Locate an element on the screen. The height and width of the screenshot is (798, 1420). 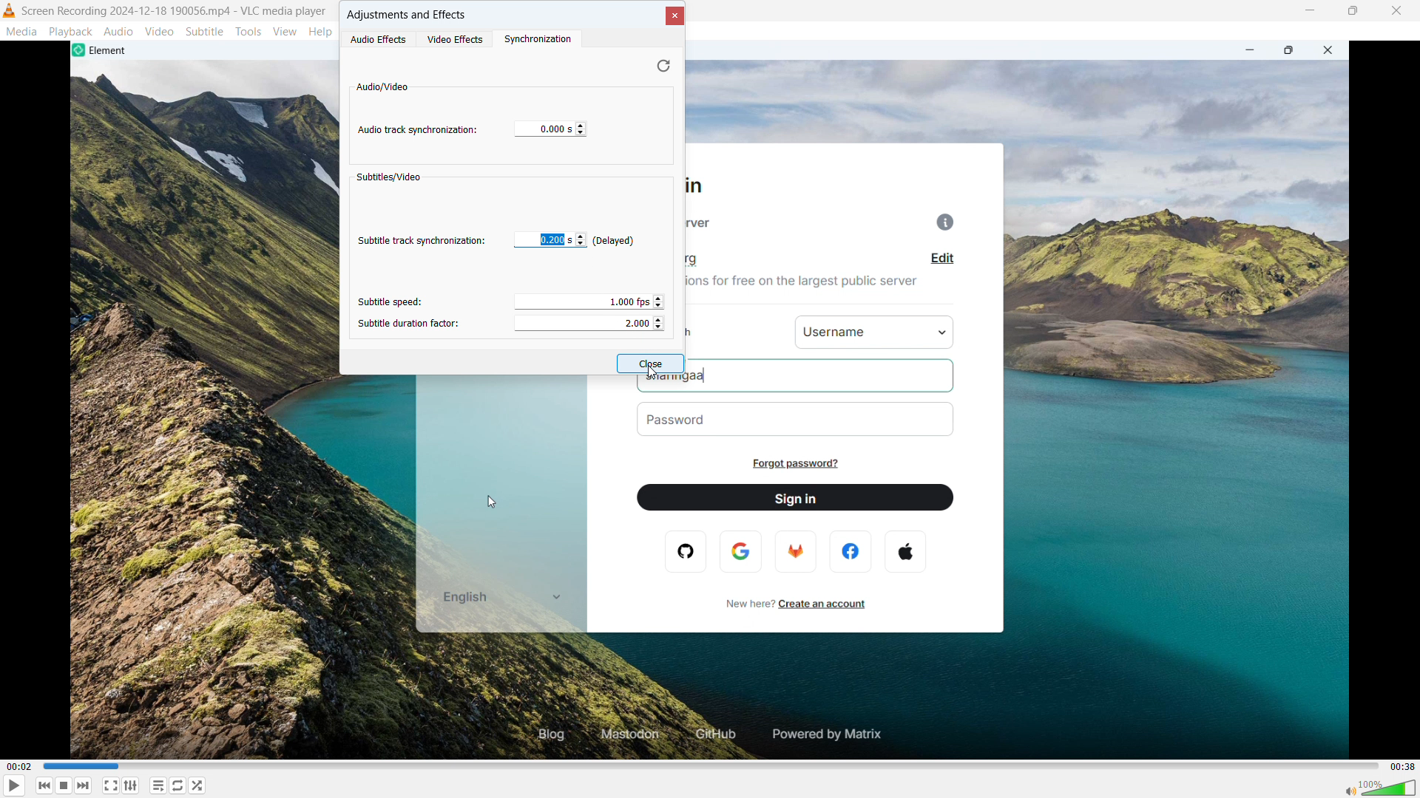
cursor movement is located at coordinates (654, 375).